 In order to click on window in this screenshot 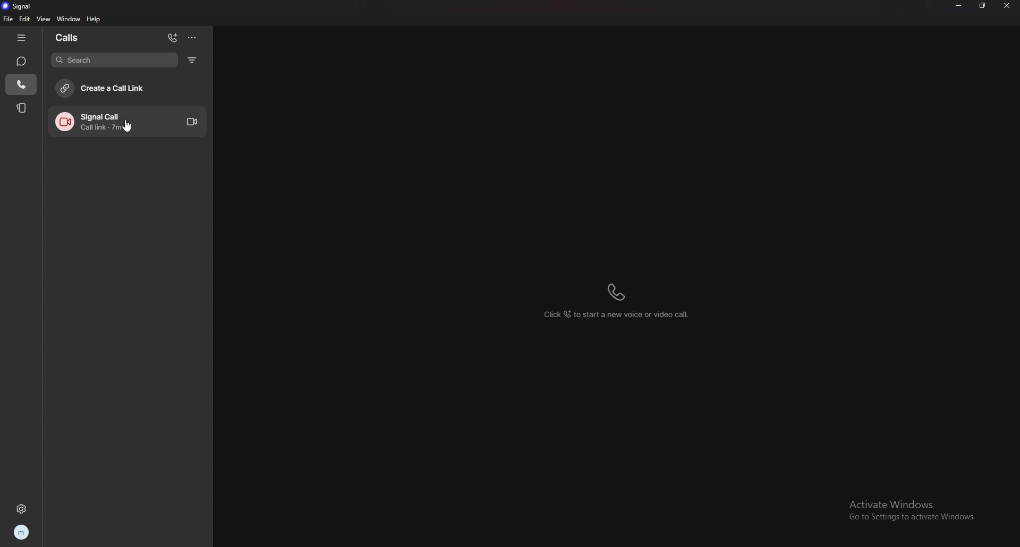, I will do `click(69, 19)`.